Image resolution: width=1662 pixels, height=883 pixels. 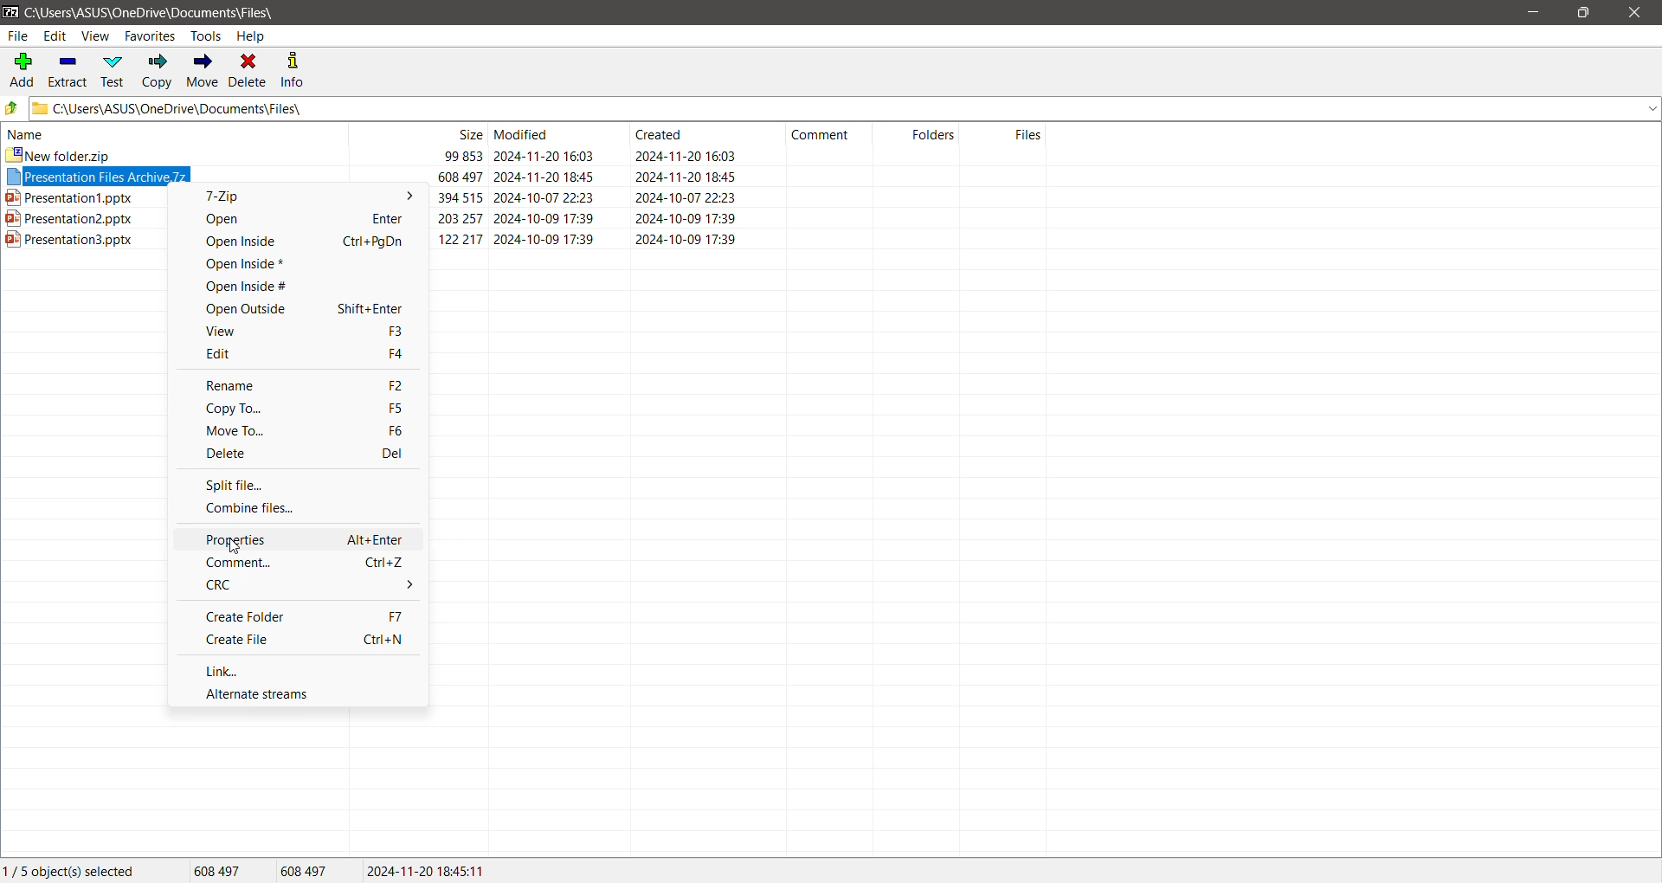 I want to click on Edit, so click(x=54, y=35).